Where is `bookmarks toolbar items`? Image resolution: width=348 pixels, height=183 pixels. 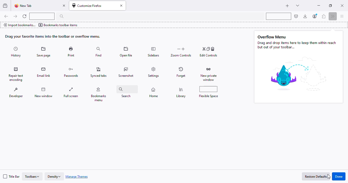 bookmarks toolbar items is located at coordinates (59, 25).